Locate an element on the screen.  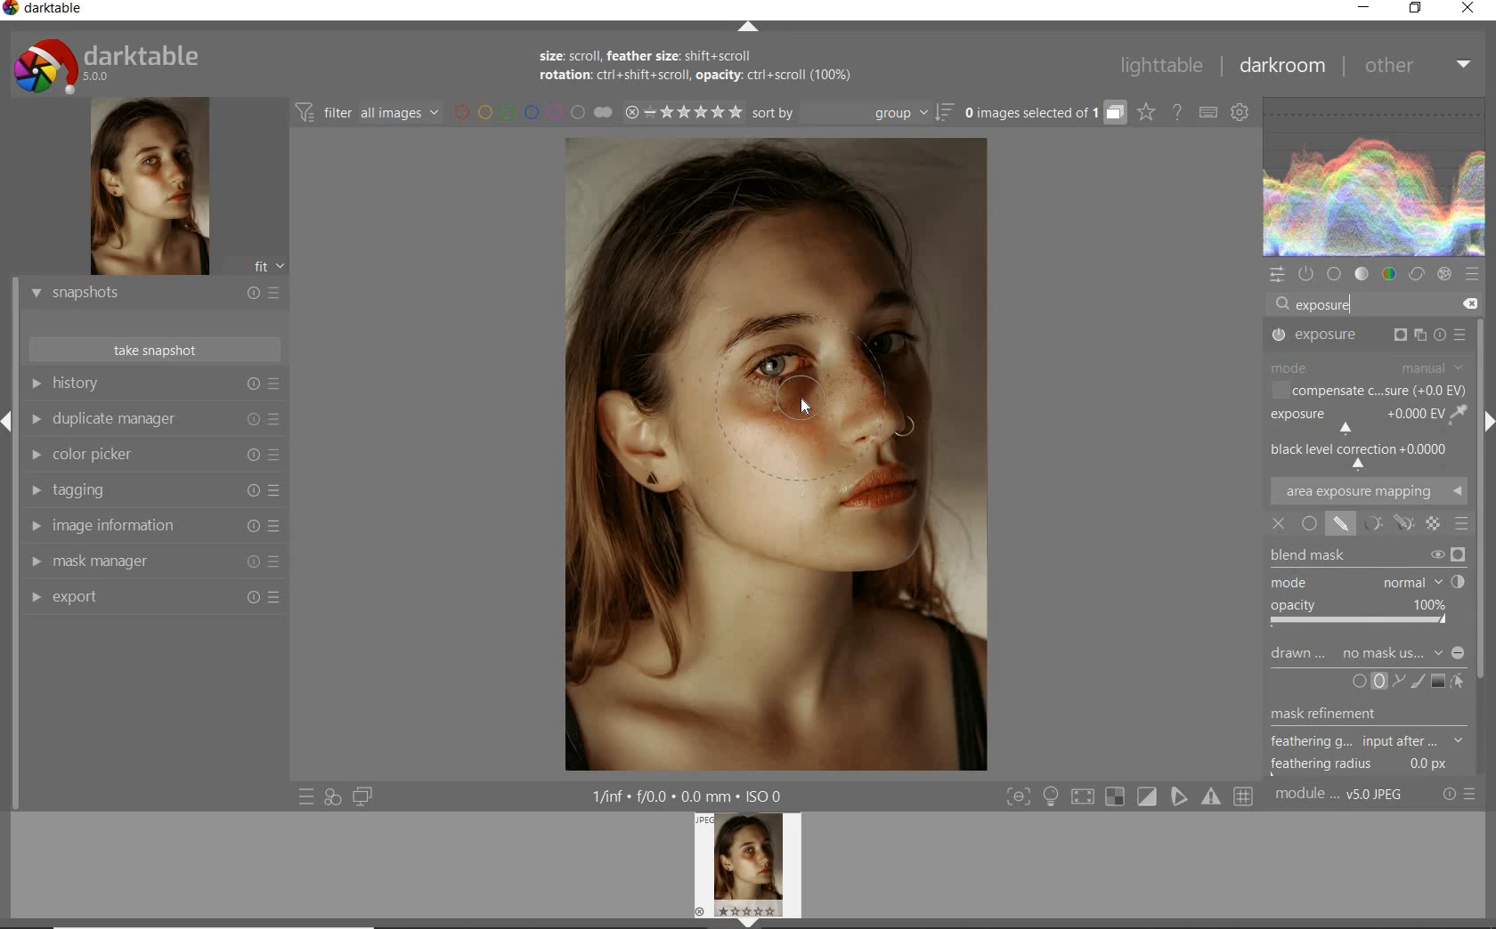
FEATHERING G... is located at coordinates (1367, 742).